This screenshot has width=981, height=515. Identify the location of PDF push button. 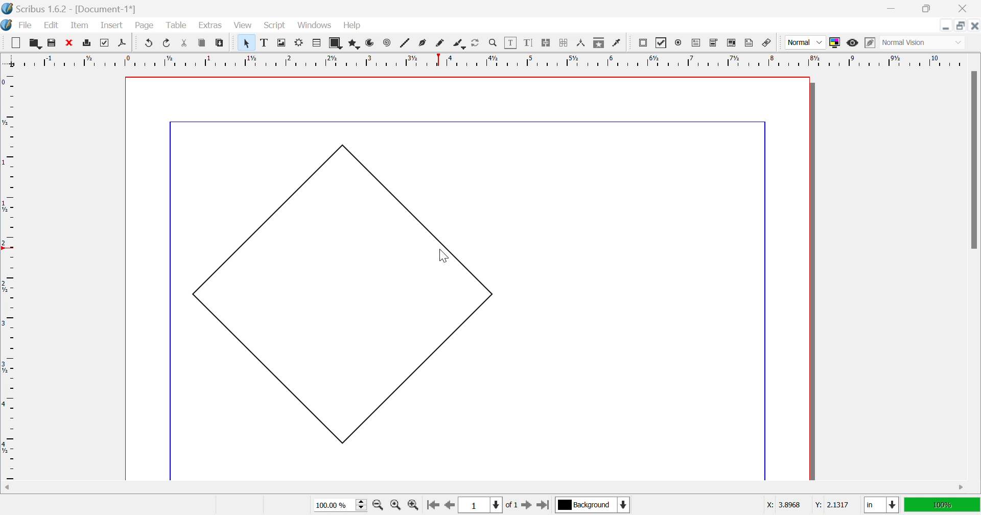
(644, 42).